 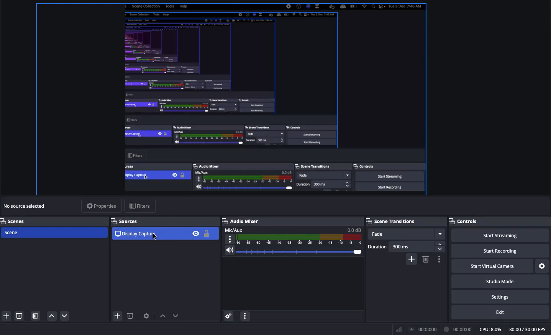 What do you see at coordinates (102, 207) in the screenshot?
I see `Properties` at bounding box center [102, 207].